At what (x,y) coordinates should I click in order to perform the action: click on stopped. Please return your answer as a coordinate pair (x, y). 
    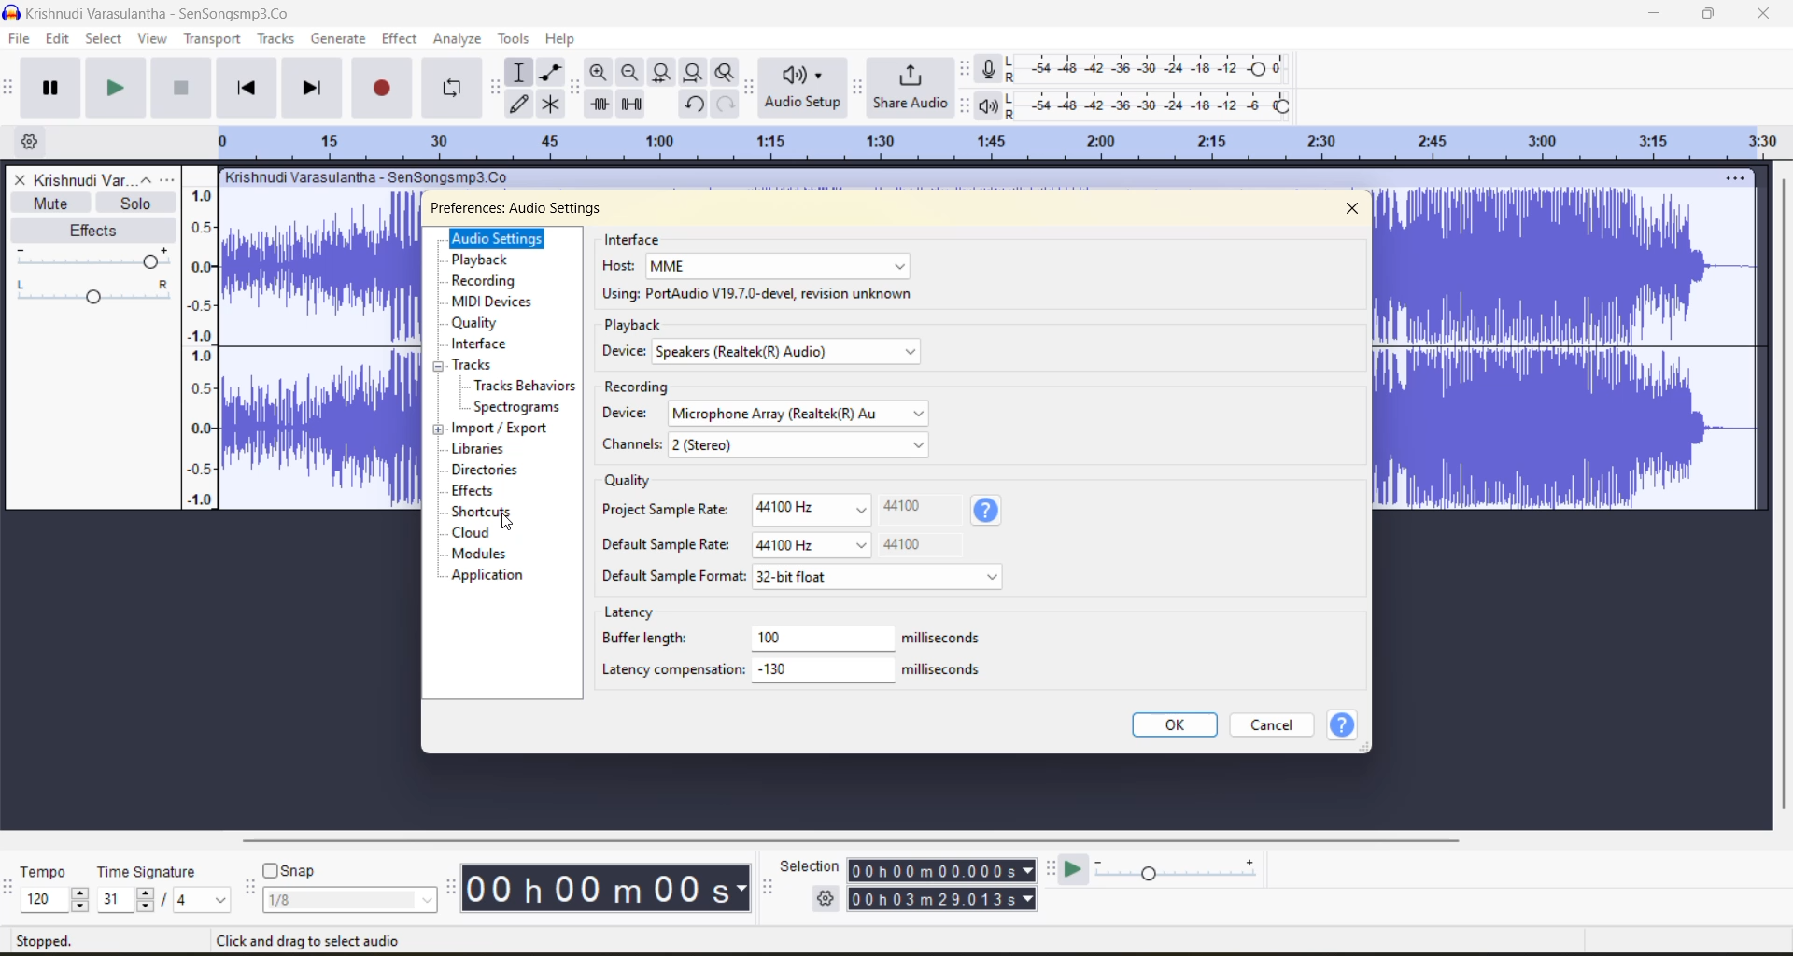
    Looking at the image, I should click on (49, 941).